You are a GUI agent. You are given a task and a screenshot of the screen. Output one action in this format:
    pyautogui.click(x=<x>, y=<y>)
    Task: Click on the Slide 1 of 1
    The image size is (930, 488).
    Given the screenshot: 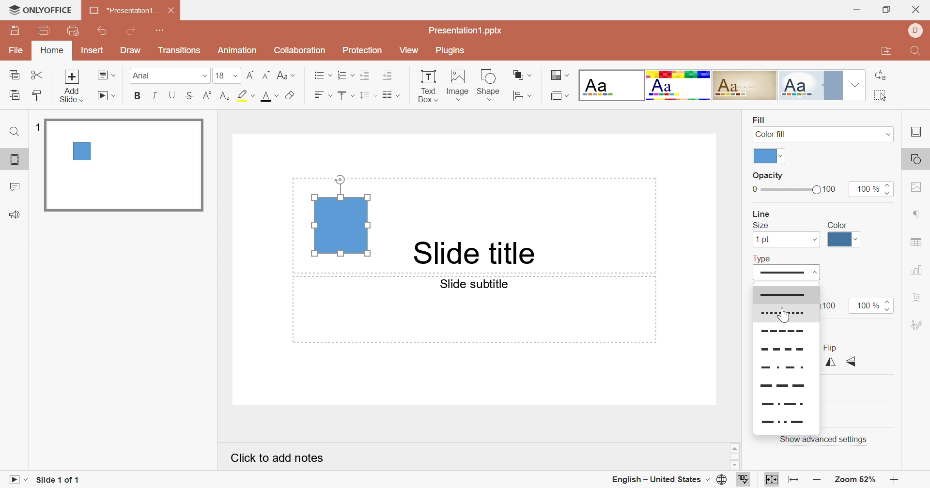 What is the action you would take?
    pyautogui.click(x=60, y=480)
    